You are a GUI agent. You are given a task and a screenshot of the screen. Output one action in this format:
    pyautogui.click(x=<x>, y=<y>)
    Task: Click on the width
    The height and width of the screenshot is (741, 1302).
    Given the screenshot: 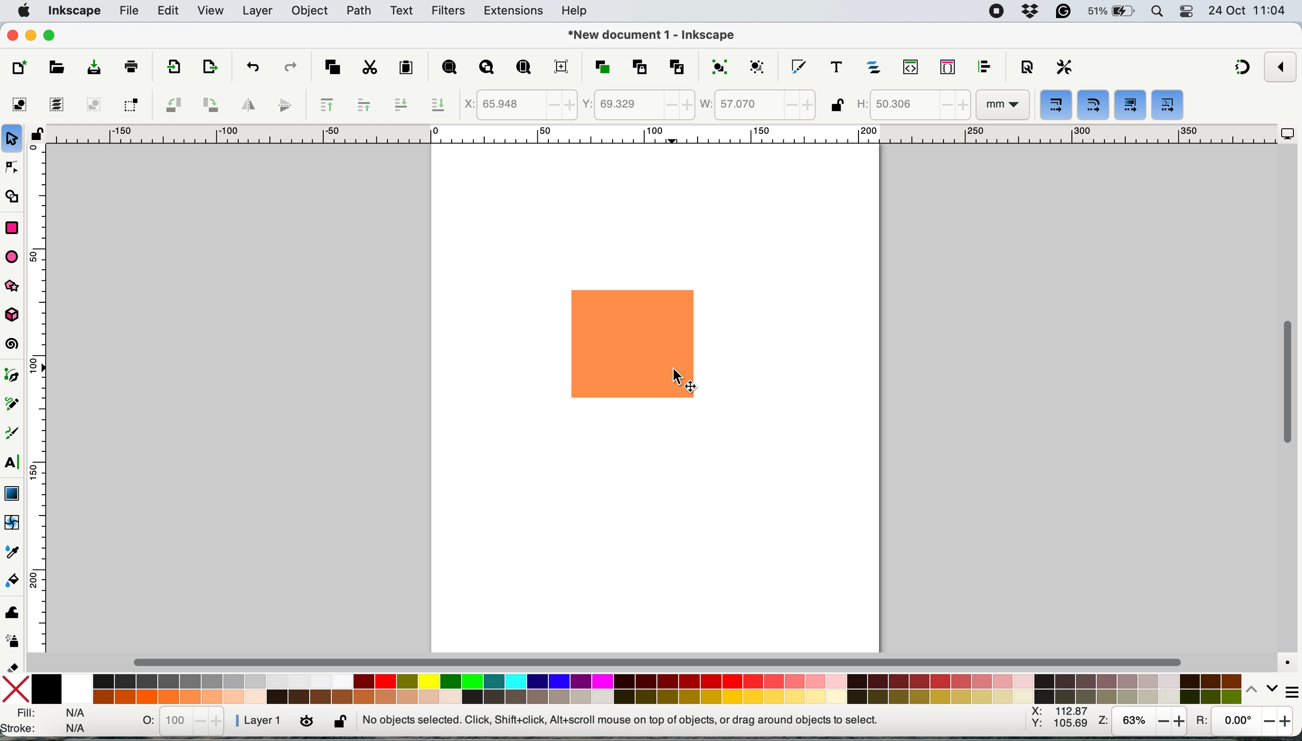 What is the action you would take?
    pyautogui.click(x=756, y=106)
    